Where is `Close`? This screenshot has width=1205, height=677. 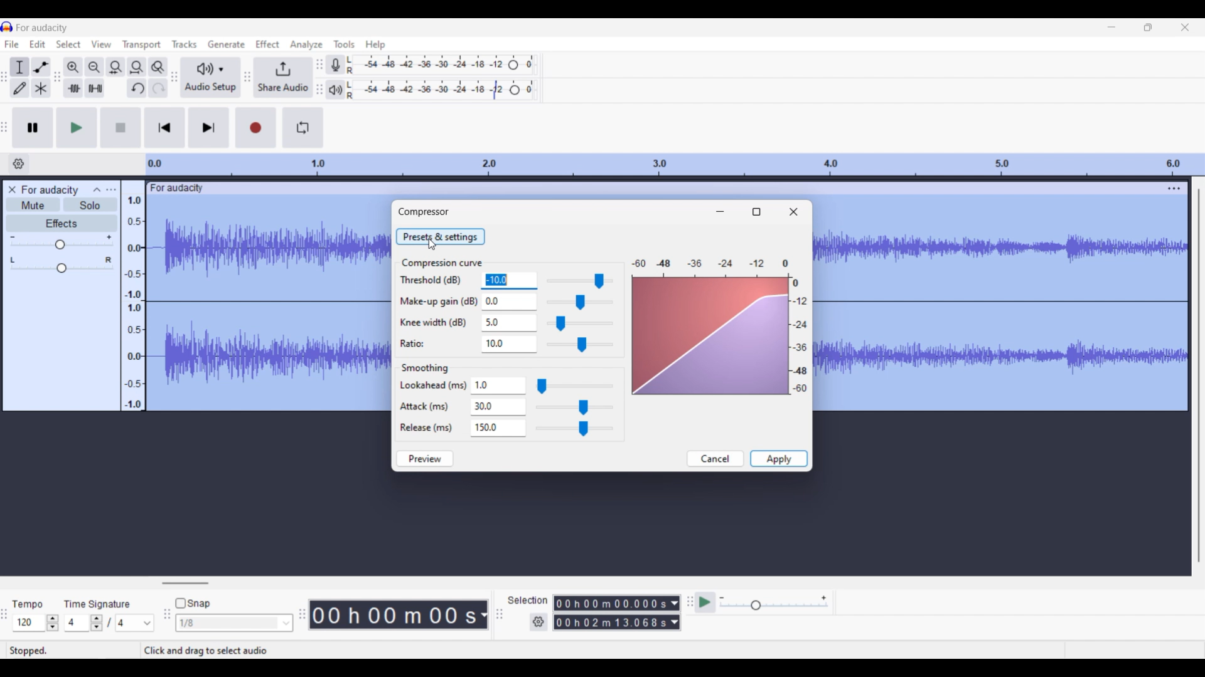
Close is located at coordinates (793, 212).